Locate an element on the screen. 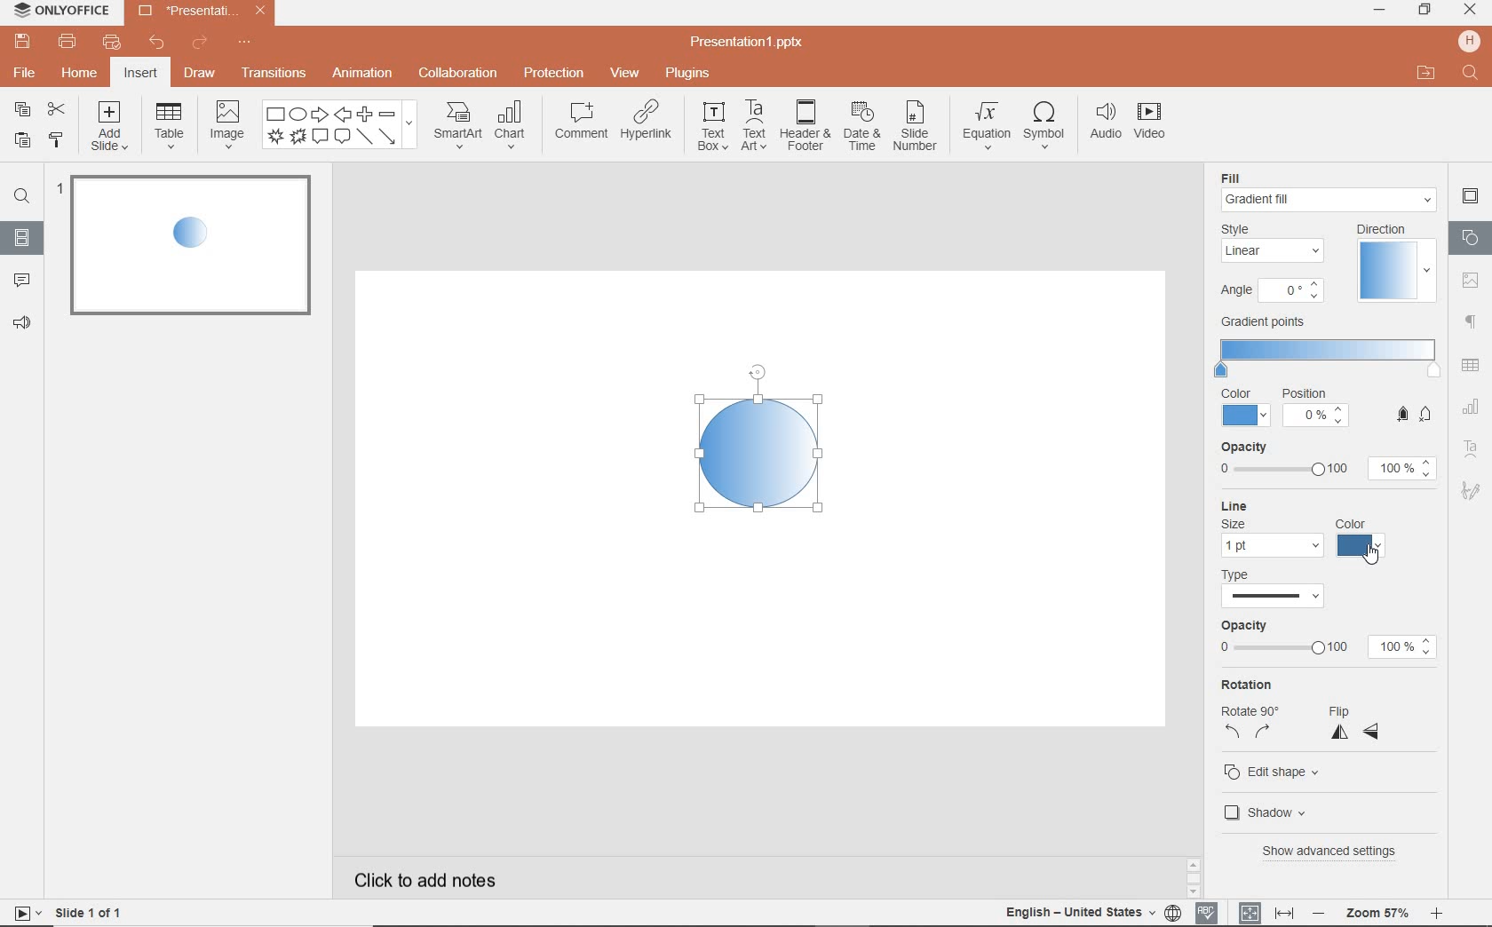 This screenshot has height=927, width=1492. scrollbar is located at coordinates (1194, 870).